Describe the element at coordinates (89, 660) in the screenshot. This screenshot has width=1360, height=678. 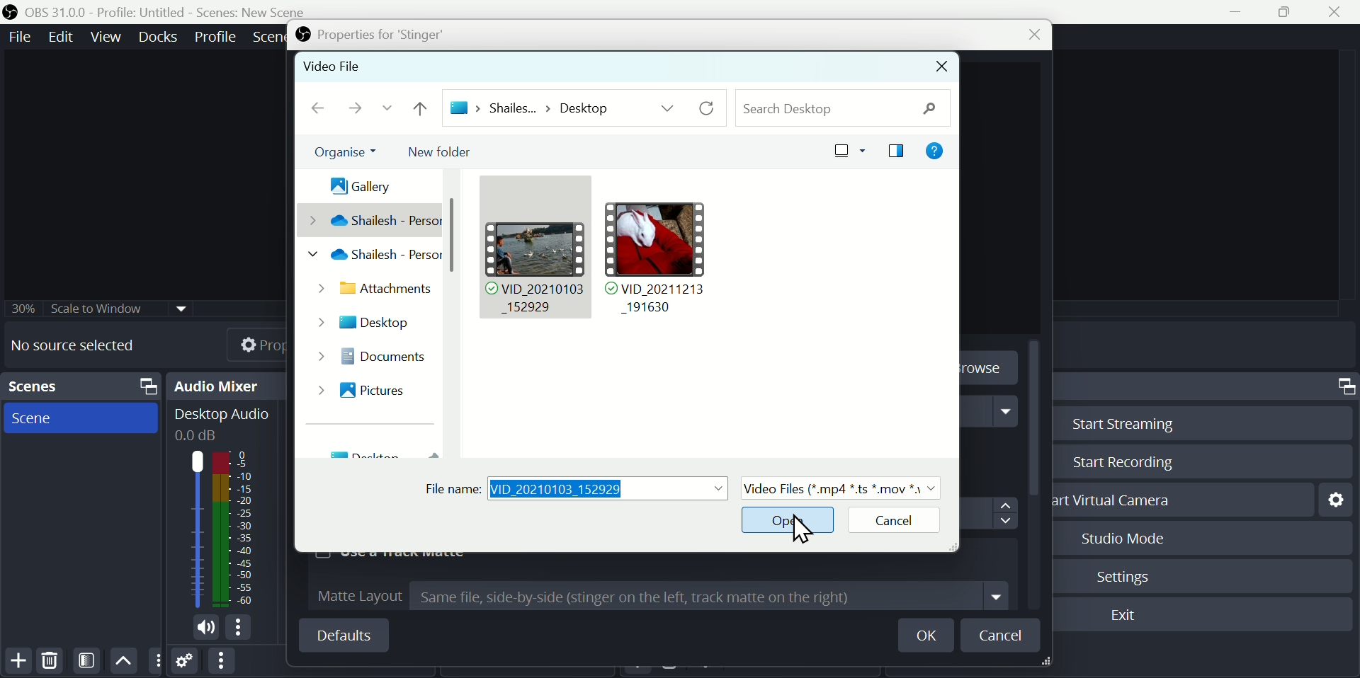
I see `Filter` at that location.